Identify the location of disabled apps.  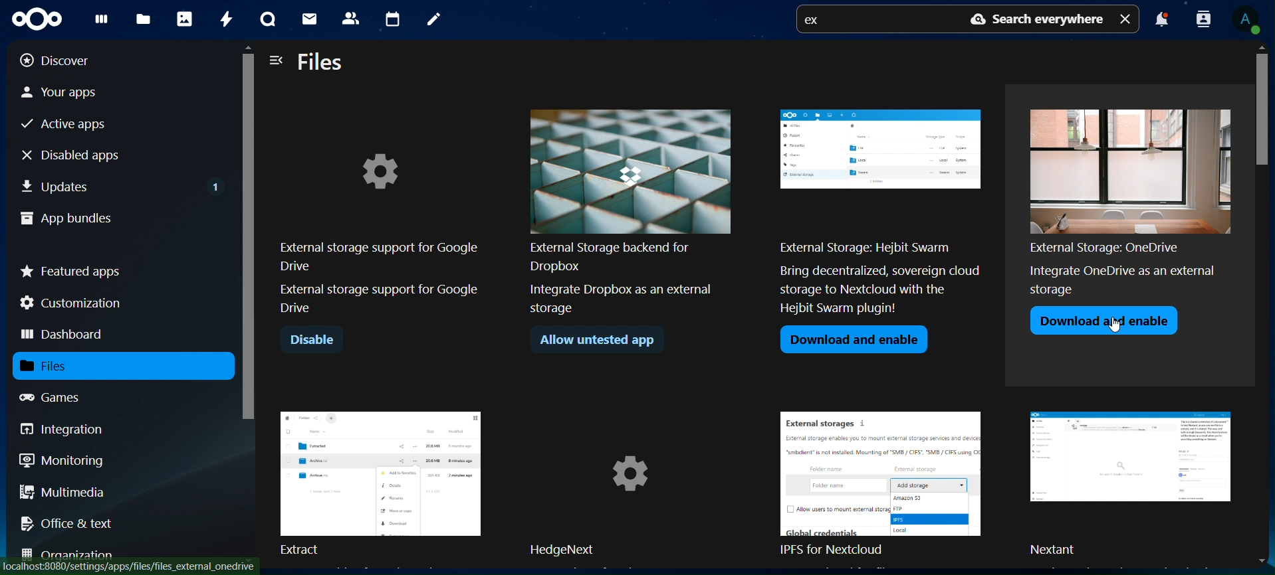
(82, 155).